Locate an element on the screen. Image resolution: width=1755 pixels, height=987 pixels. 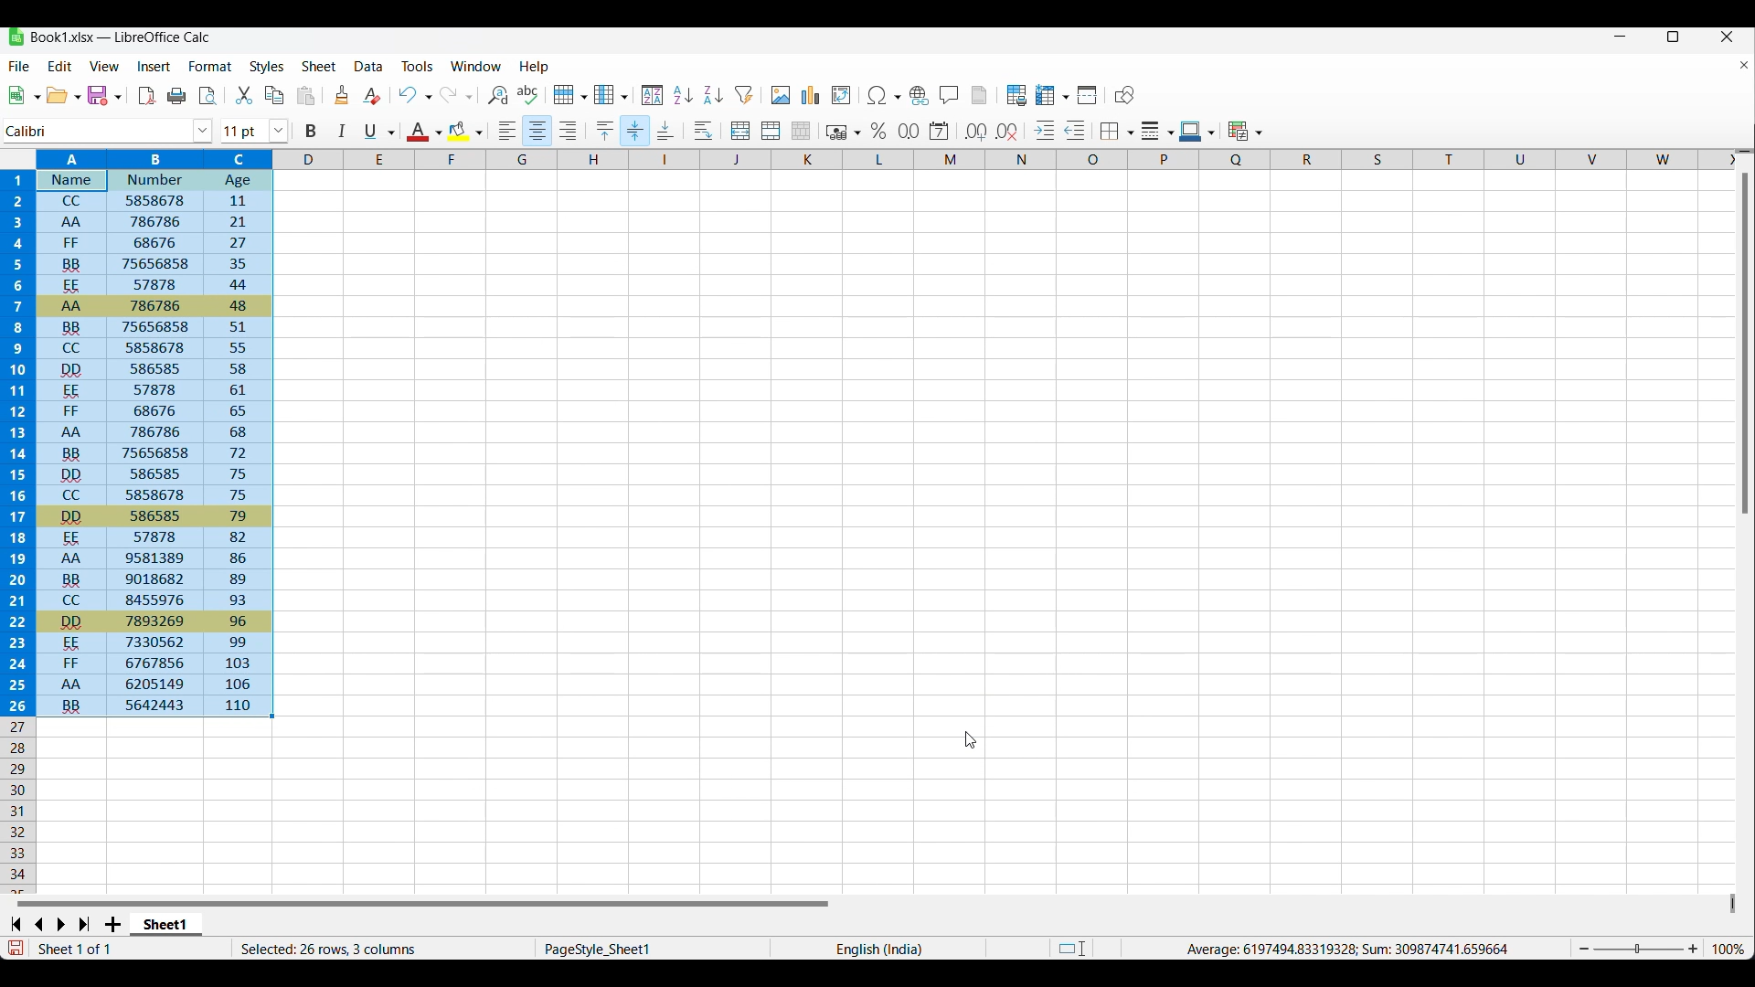
Bold is located at coordinates (311, 132).